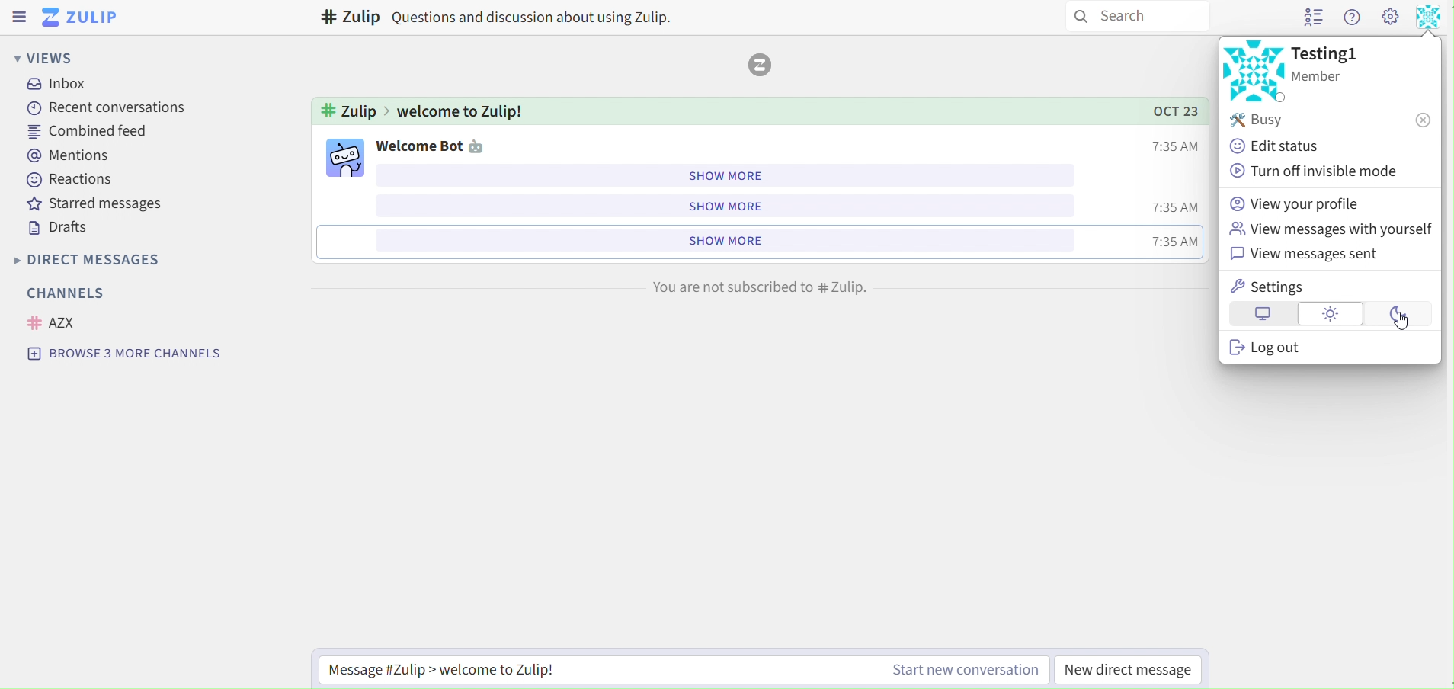 This screenshot has height=689, width=1454. What do you see at coordinates (53, 322) in the screenshot?
I see `AZX` at bounding box center [53, 322].